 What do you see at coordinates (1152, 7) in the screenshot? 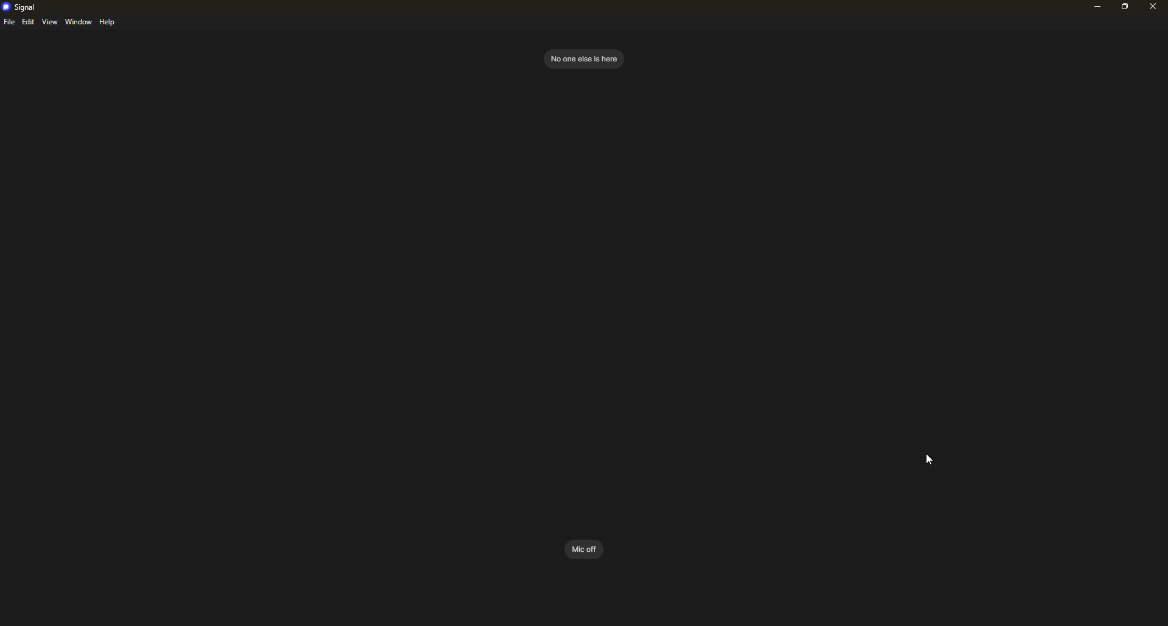
I see `close` at bounding box center [1152, 7].